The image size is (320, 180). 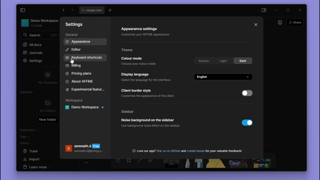 I want to click on Toggle switch, so click(x=248, y=123).